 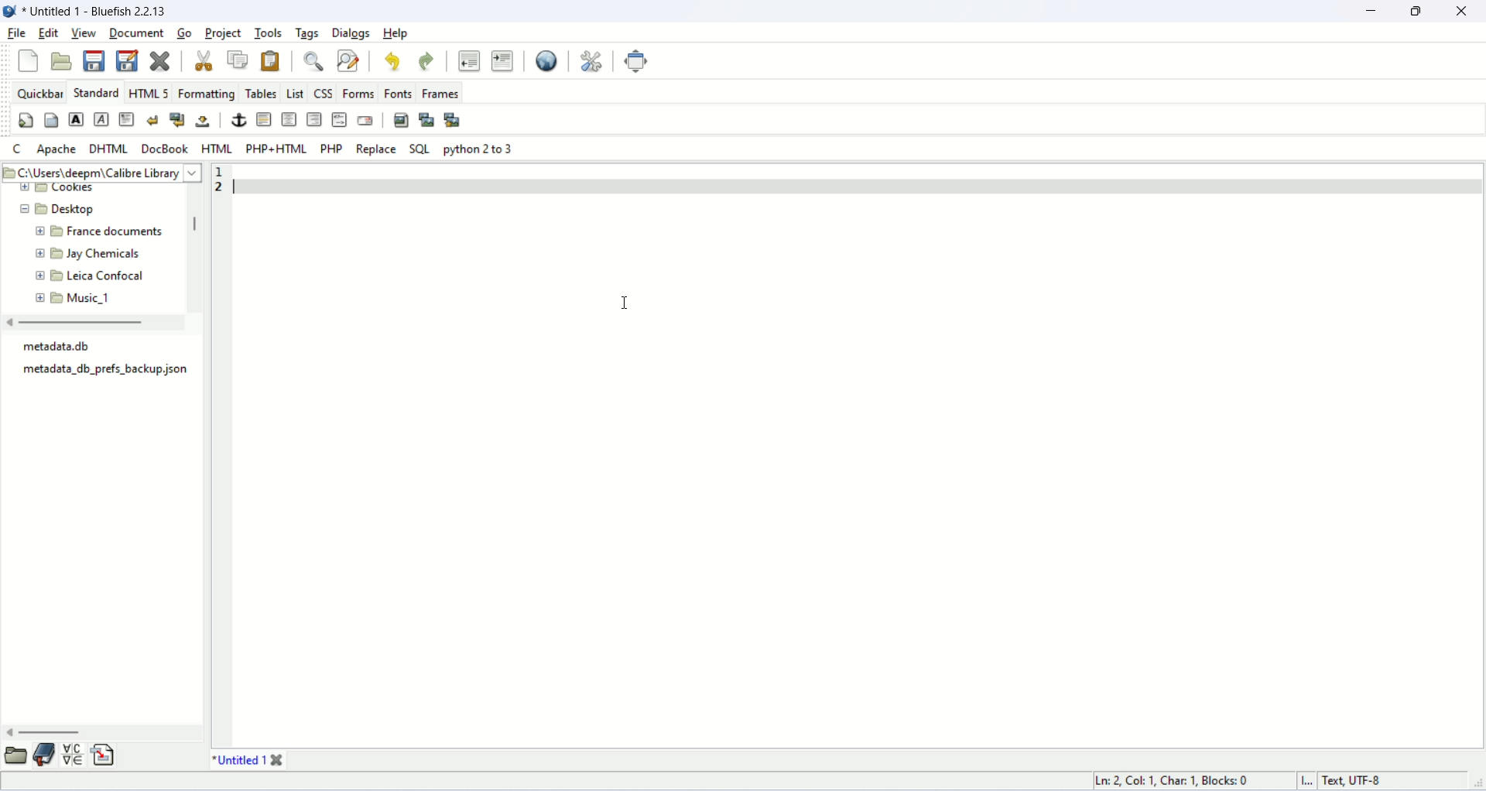 I want to click on file list, so click(x=105, y=365).